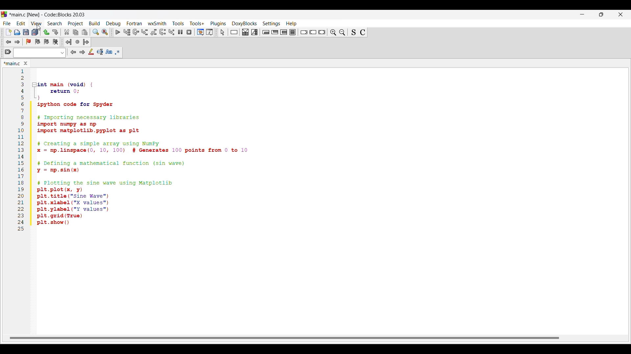 The image size is (631, 354). Describe the element at coordinates (342, 32) in the screenshot. I see `Zoom out` at that location.